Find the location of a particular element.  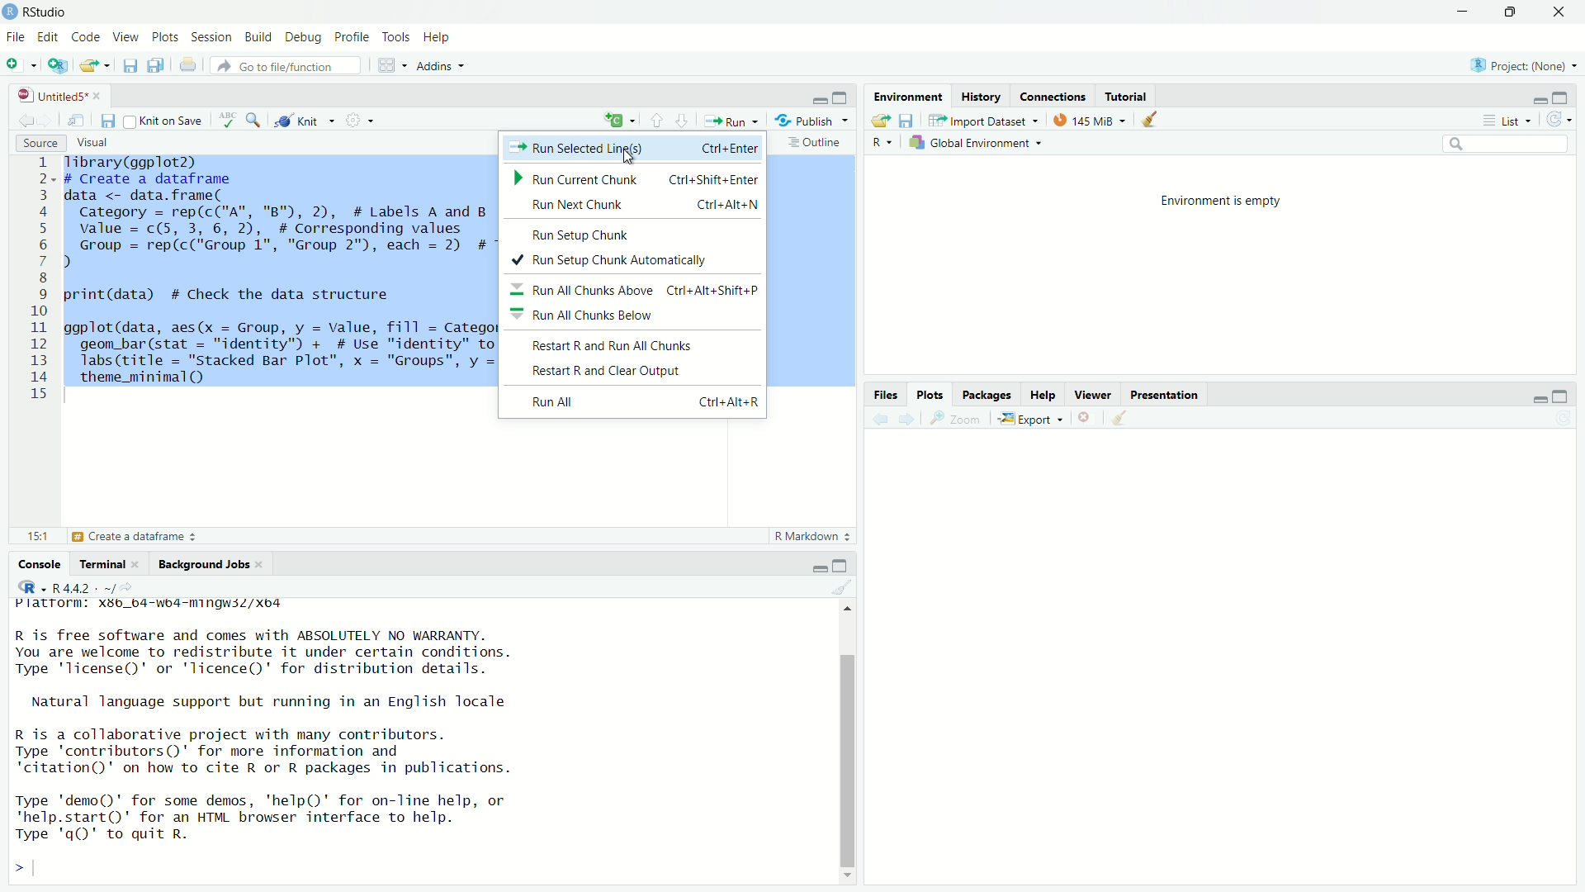

Scrollbar is located at coordinates (848, 752).